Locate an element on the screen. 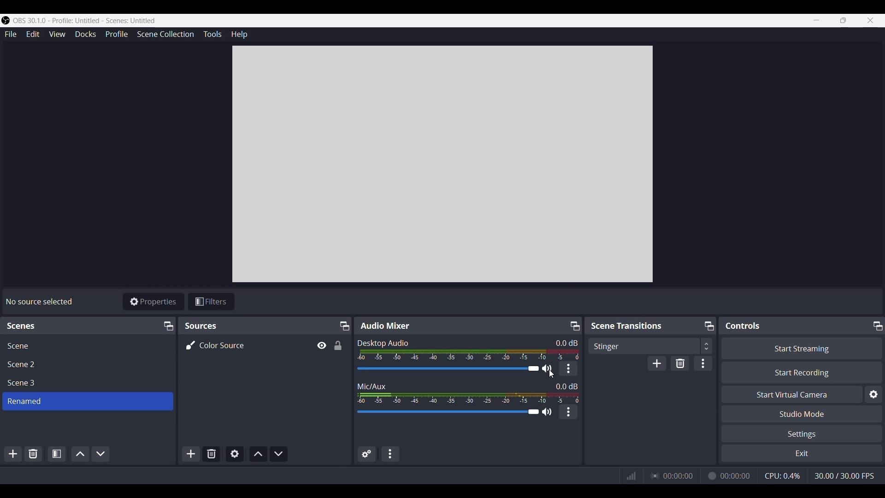 The image size is (885, 498). Recorded duration is located at coordinates (728, 475).